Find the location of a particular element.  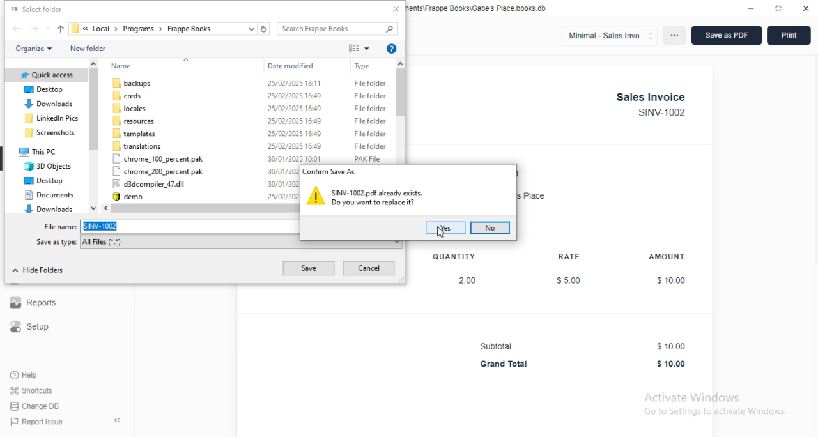

frappe books is located at coordinates (189, 29).